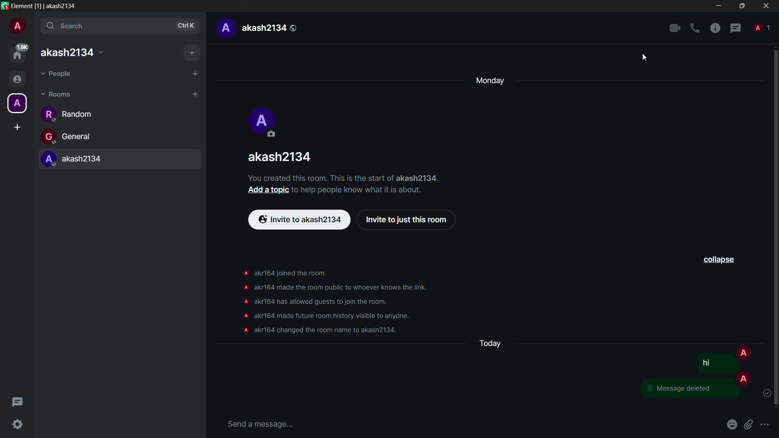 Image resolution: width=779 pixels, height=438 pixels. Describe the element at coordinates (684, 390) in the screenshot. I see `Message deleted` at that location.